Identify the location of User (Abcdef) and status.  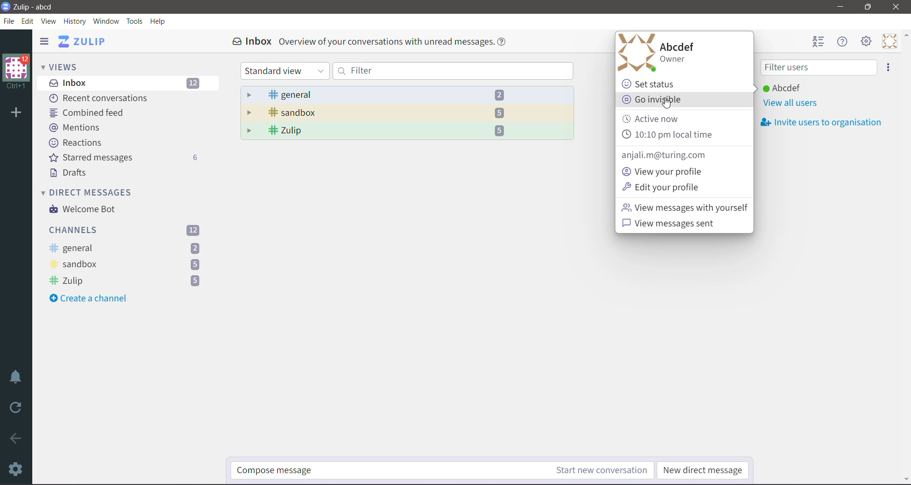
(816, 86).